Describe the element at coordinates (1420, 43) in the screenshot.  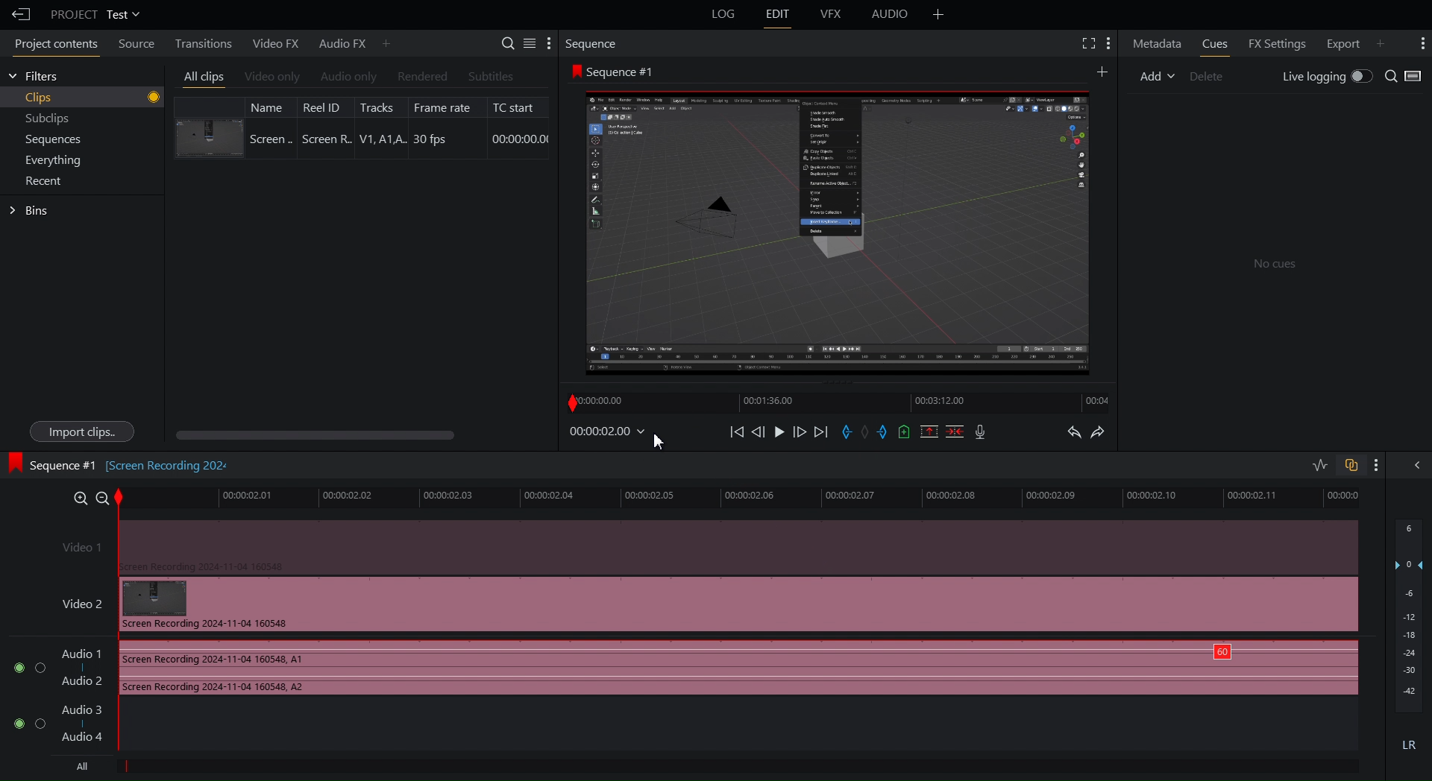
I see `More` at that location.